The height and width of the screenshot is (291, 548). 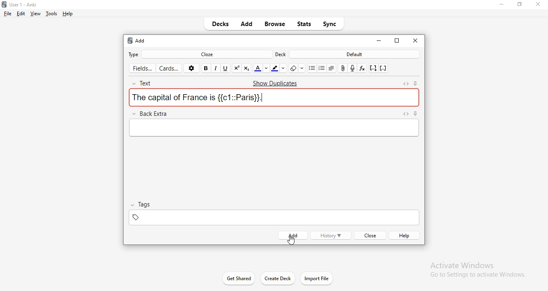 What do you see at coordinates (305, 23) in the screenshot?
I see `stats` at bounding box center [305, 23].